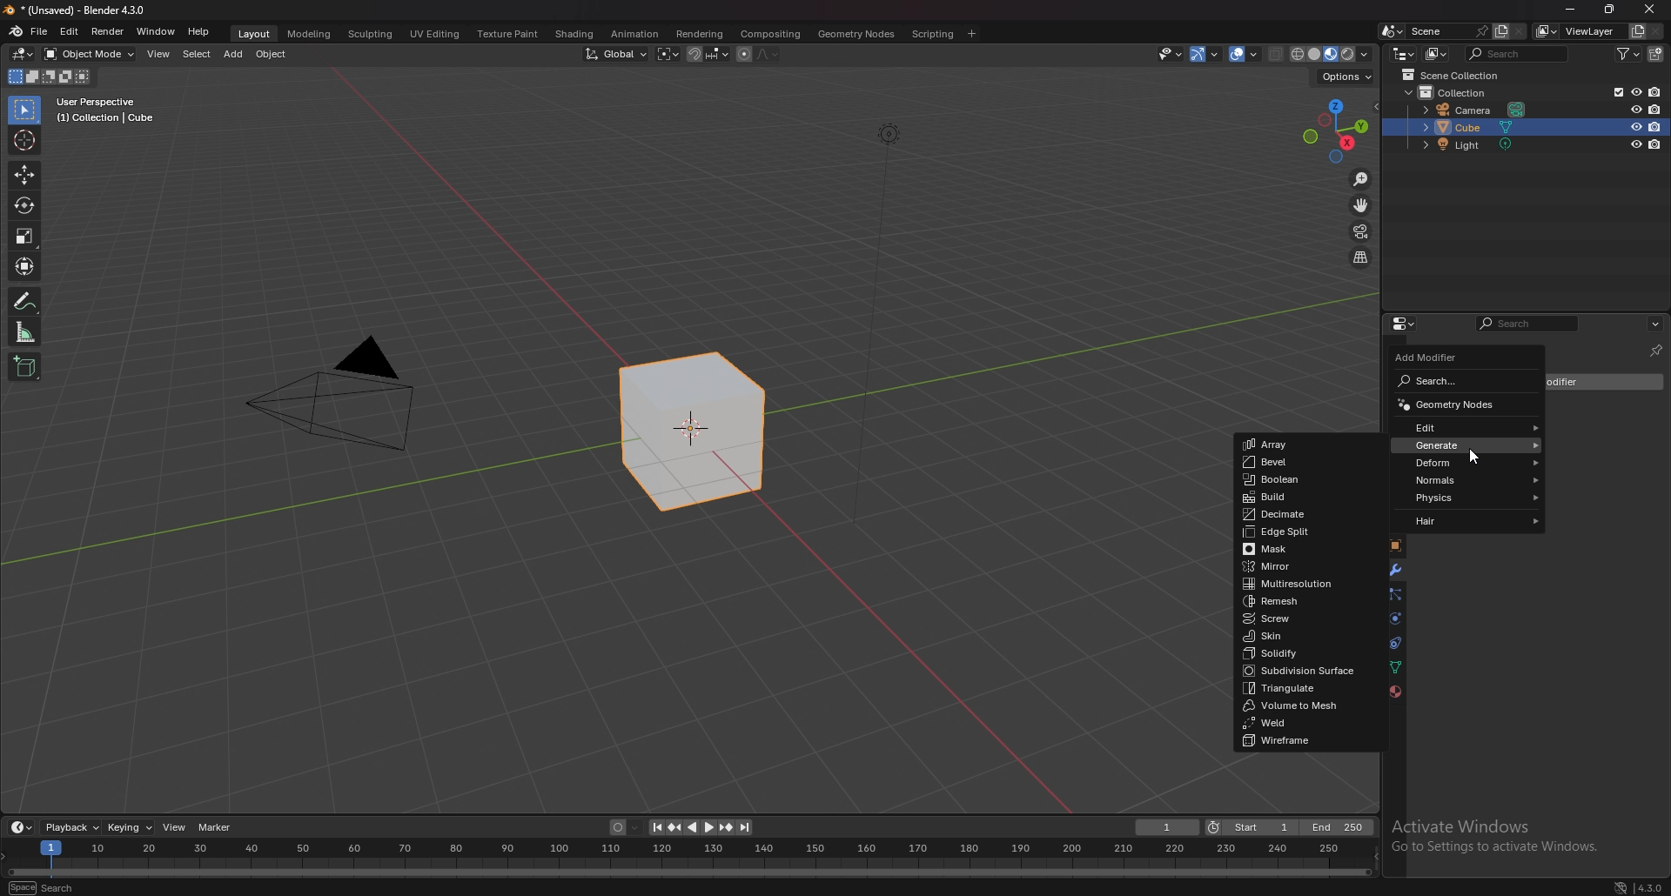 Image resolution: width=1671 pixels, height=896 pixels. Describe the element at coordinates (932, 34) in the screenshot. I see `scripting` at that location.